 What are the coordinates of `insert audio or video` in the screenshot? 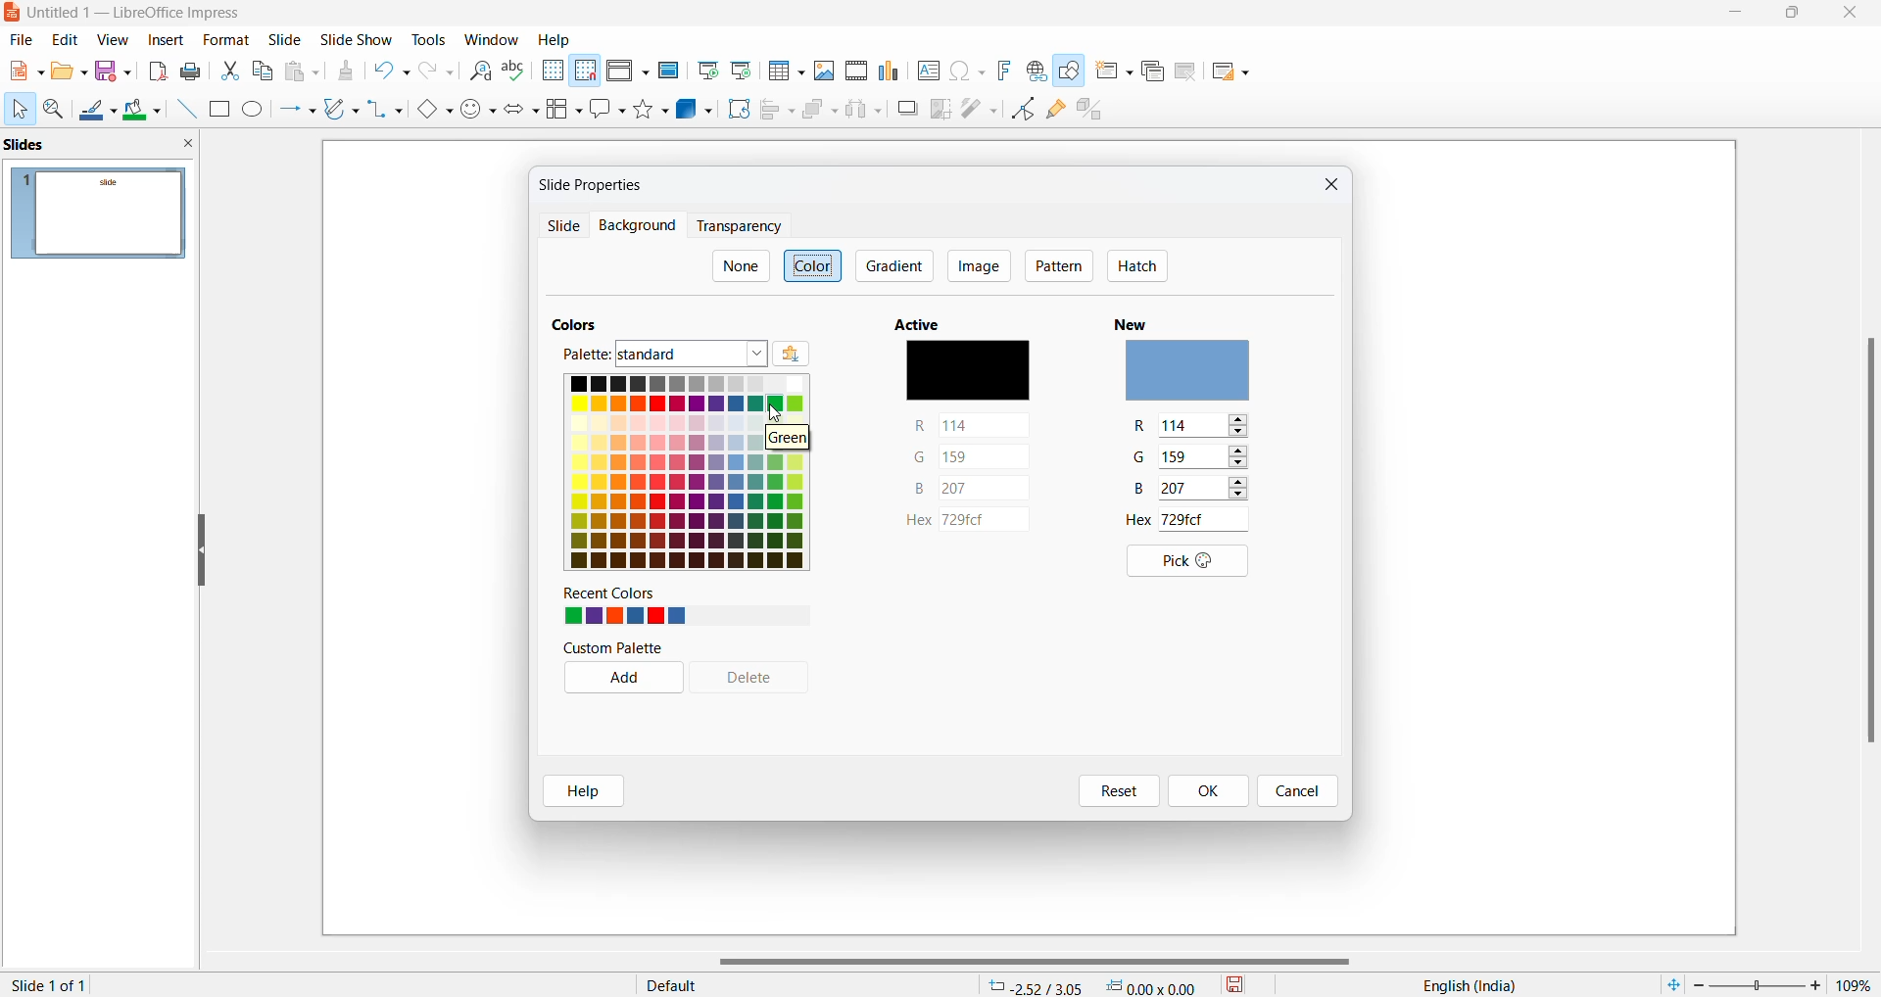 It's located at (854, 71).